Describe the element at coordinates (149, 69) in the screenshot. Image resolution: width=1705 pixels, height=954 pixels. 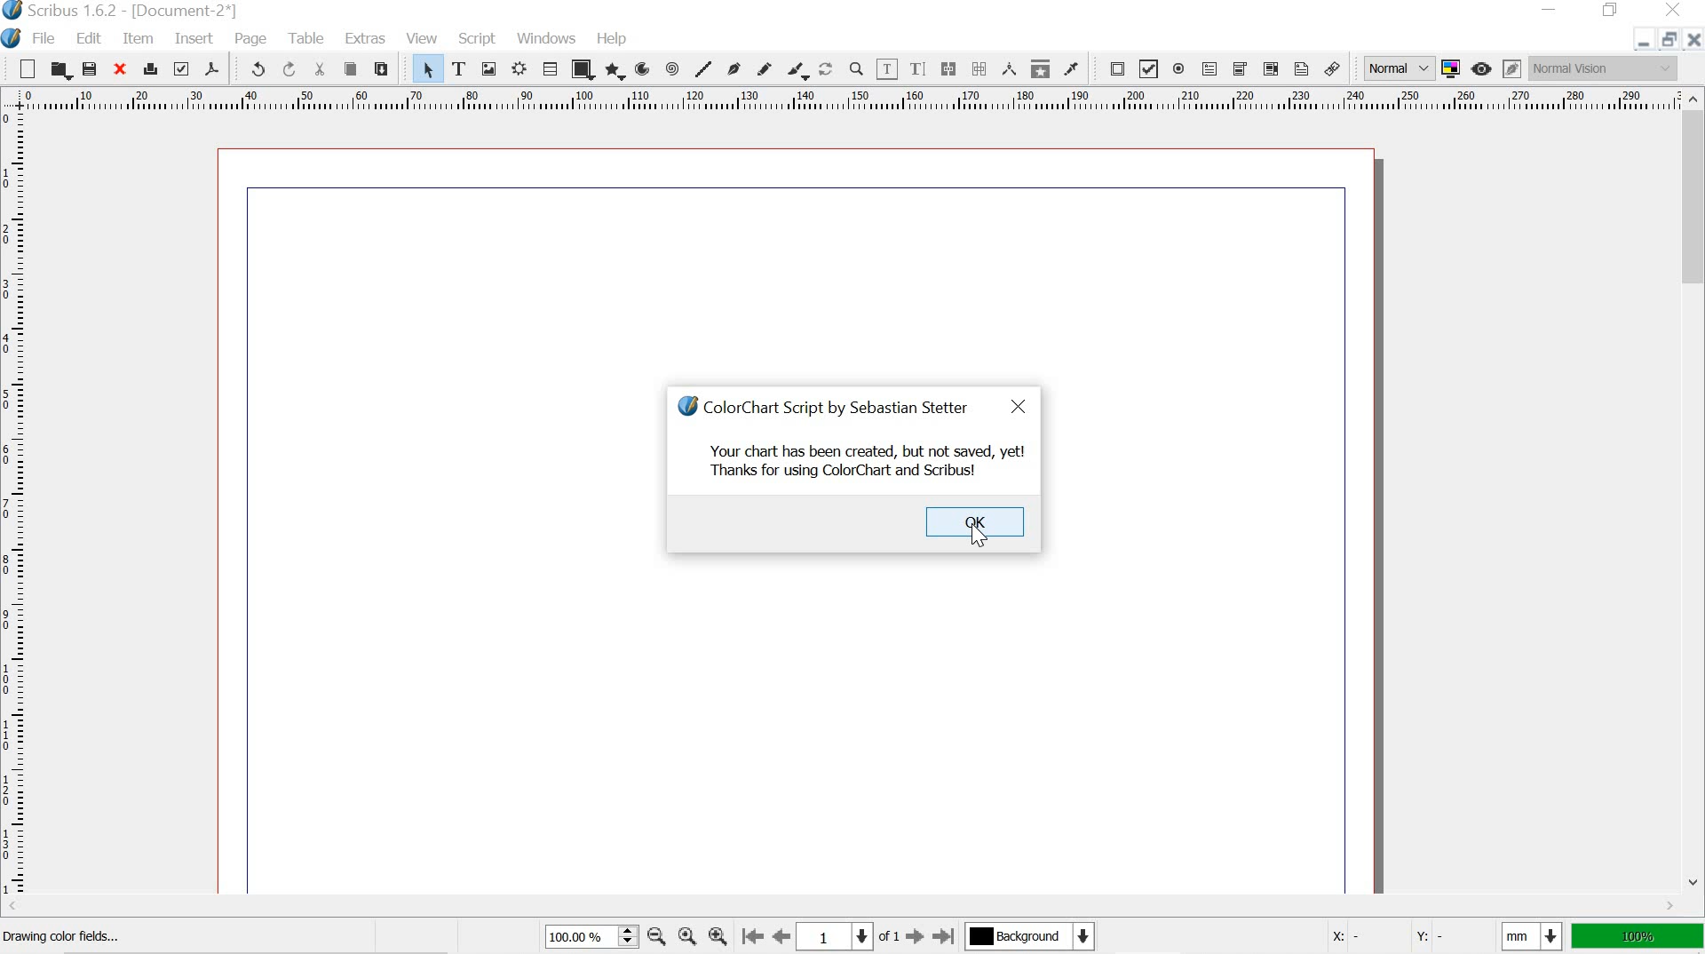
I see `print` at that location.